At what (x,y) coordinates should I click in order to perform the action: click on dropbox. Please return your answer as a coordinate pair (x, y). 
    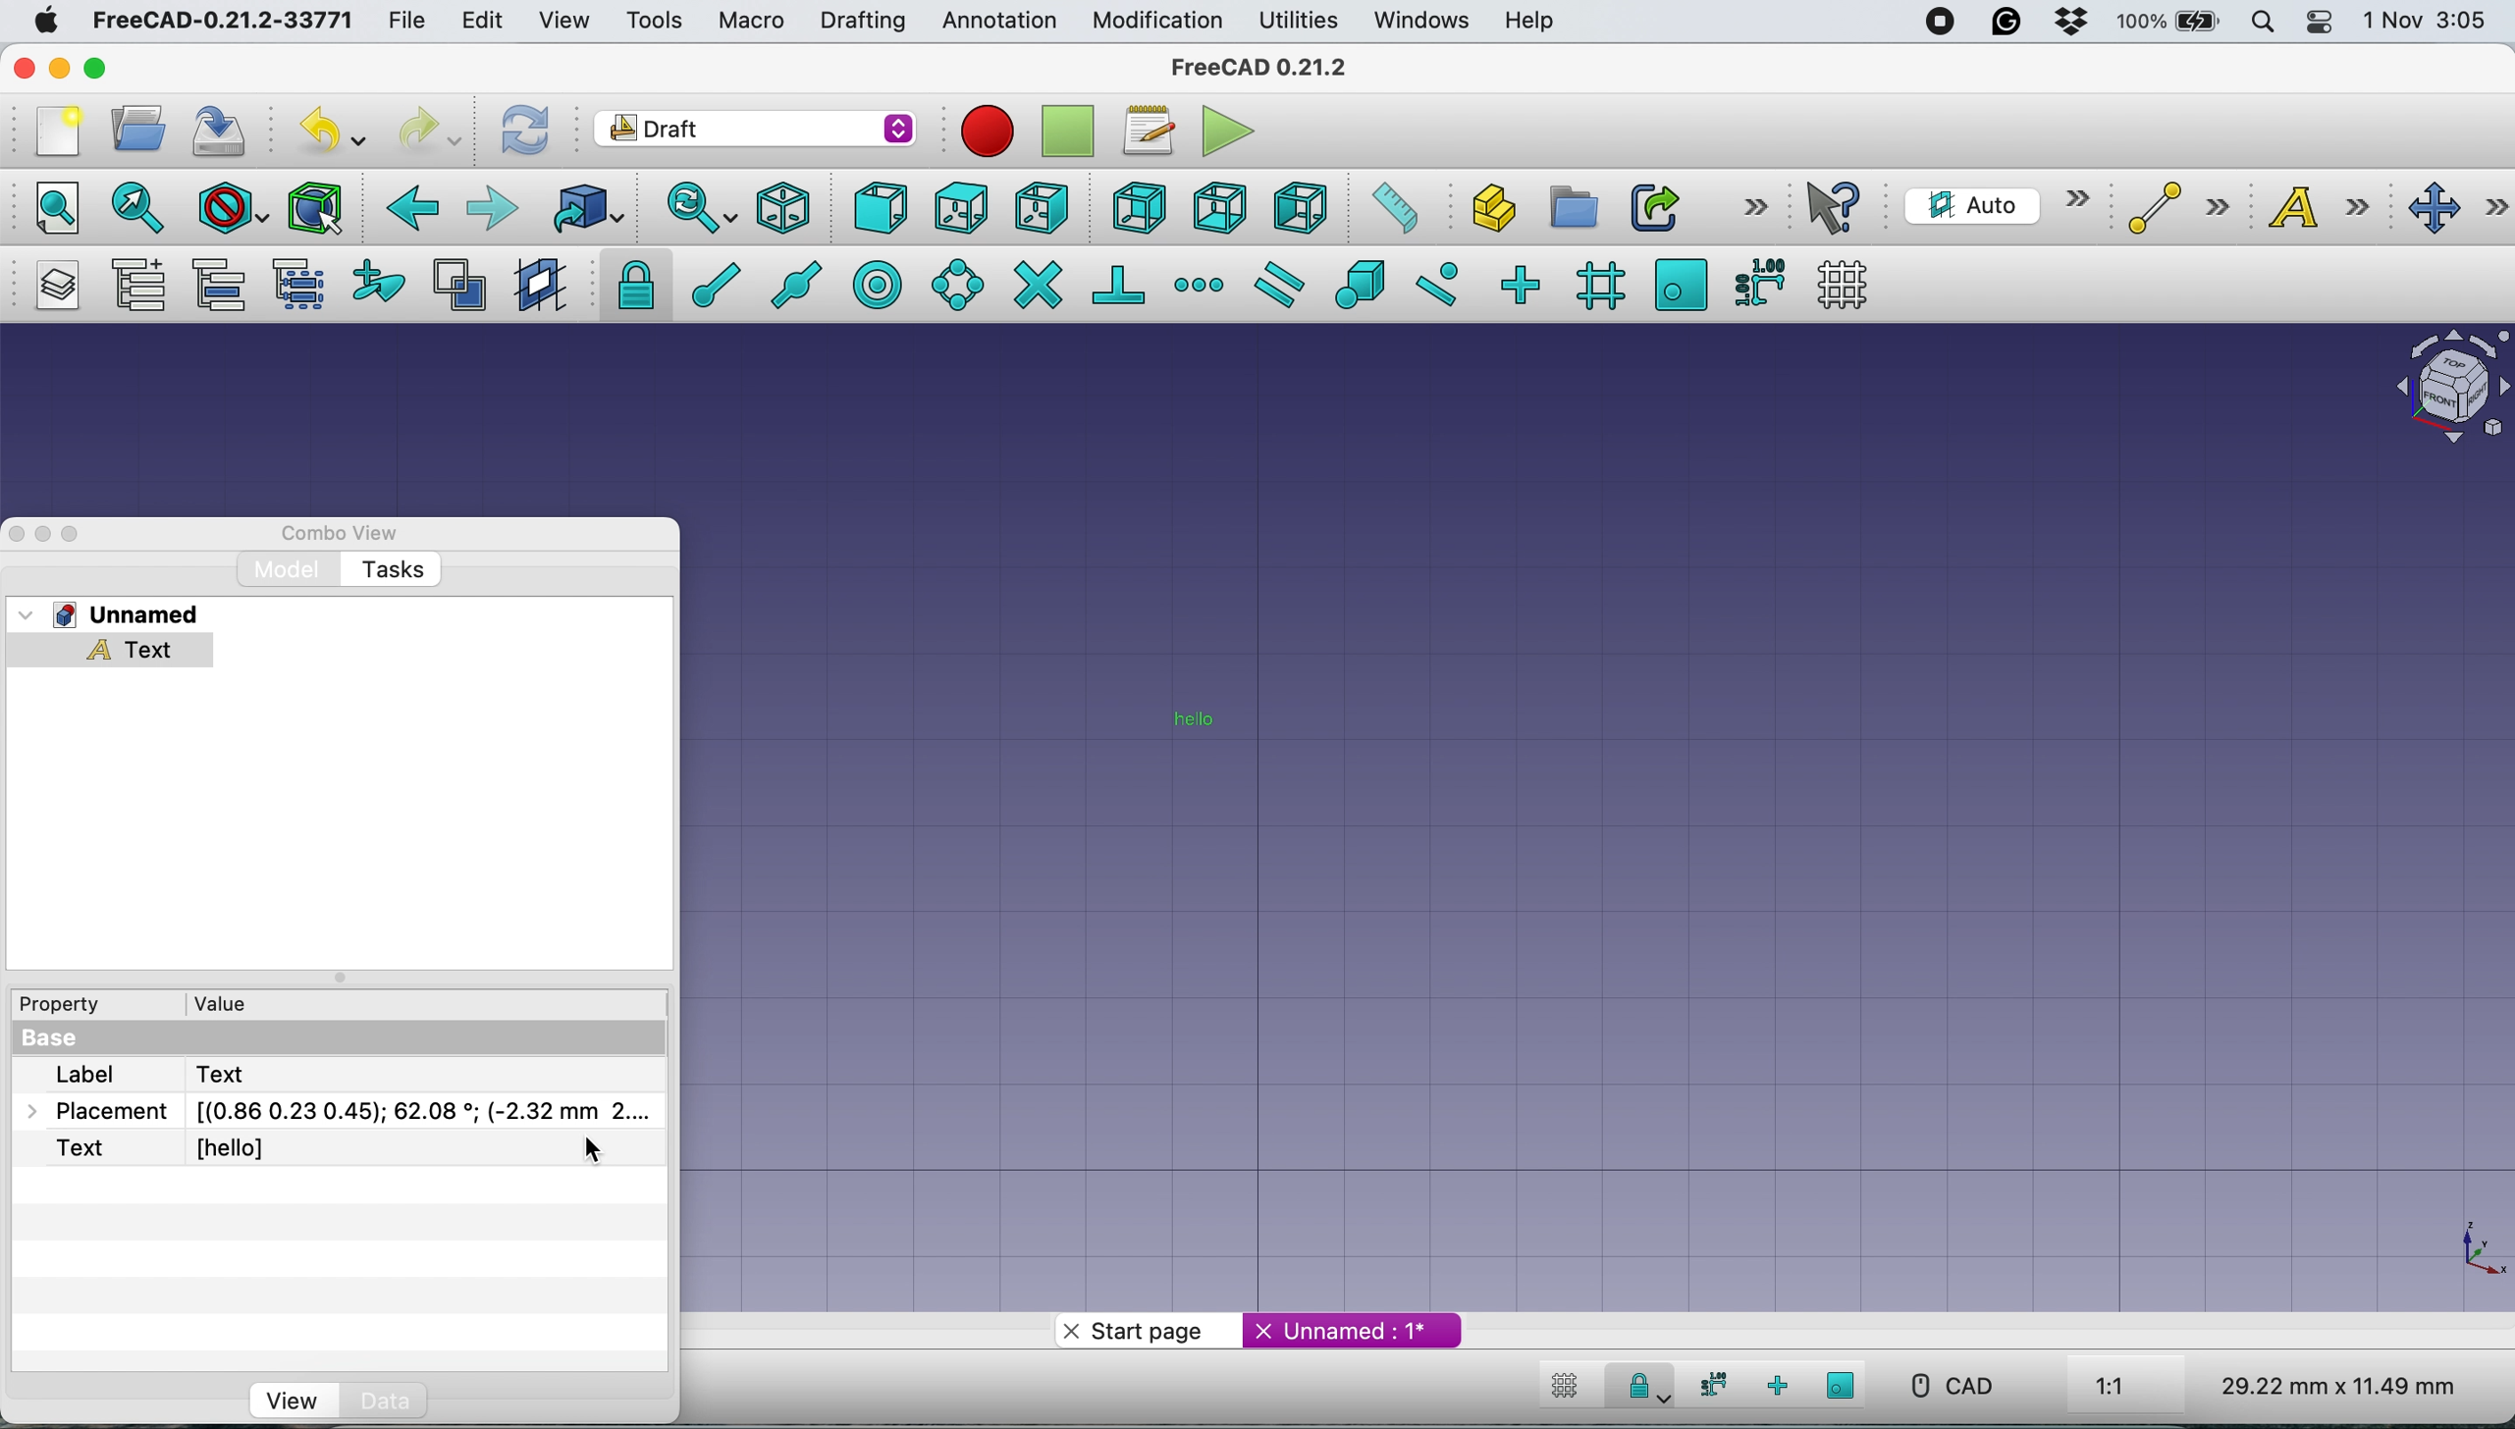
    Looking at the image, I should click on (2072, 25).